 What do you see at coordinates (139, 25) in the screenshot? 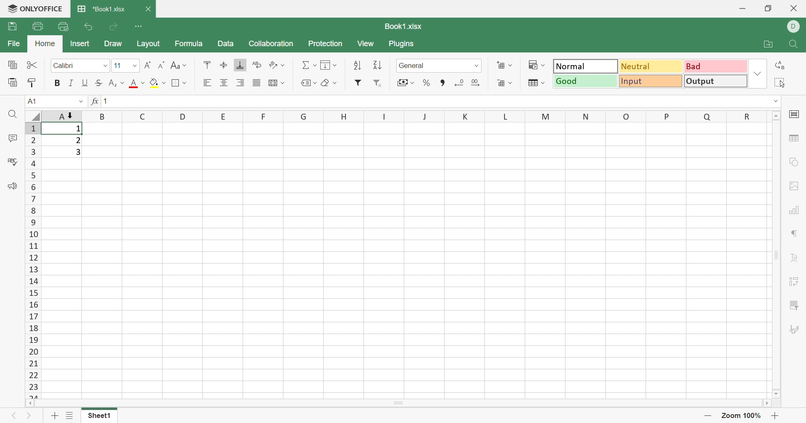
I see `Customize Quick Access Toolbar` at bounding box center [139, 25].